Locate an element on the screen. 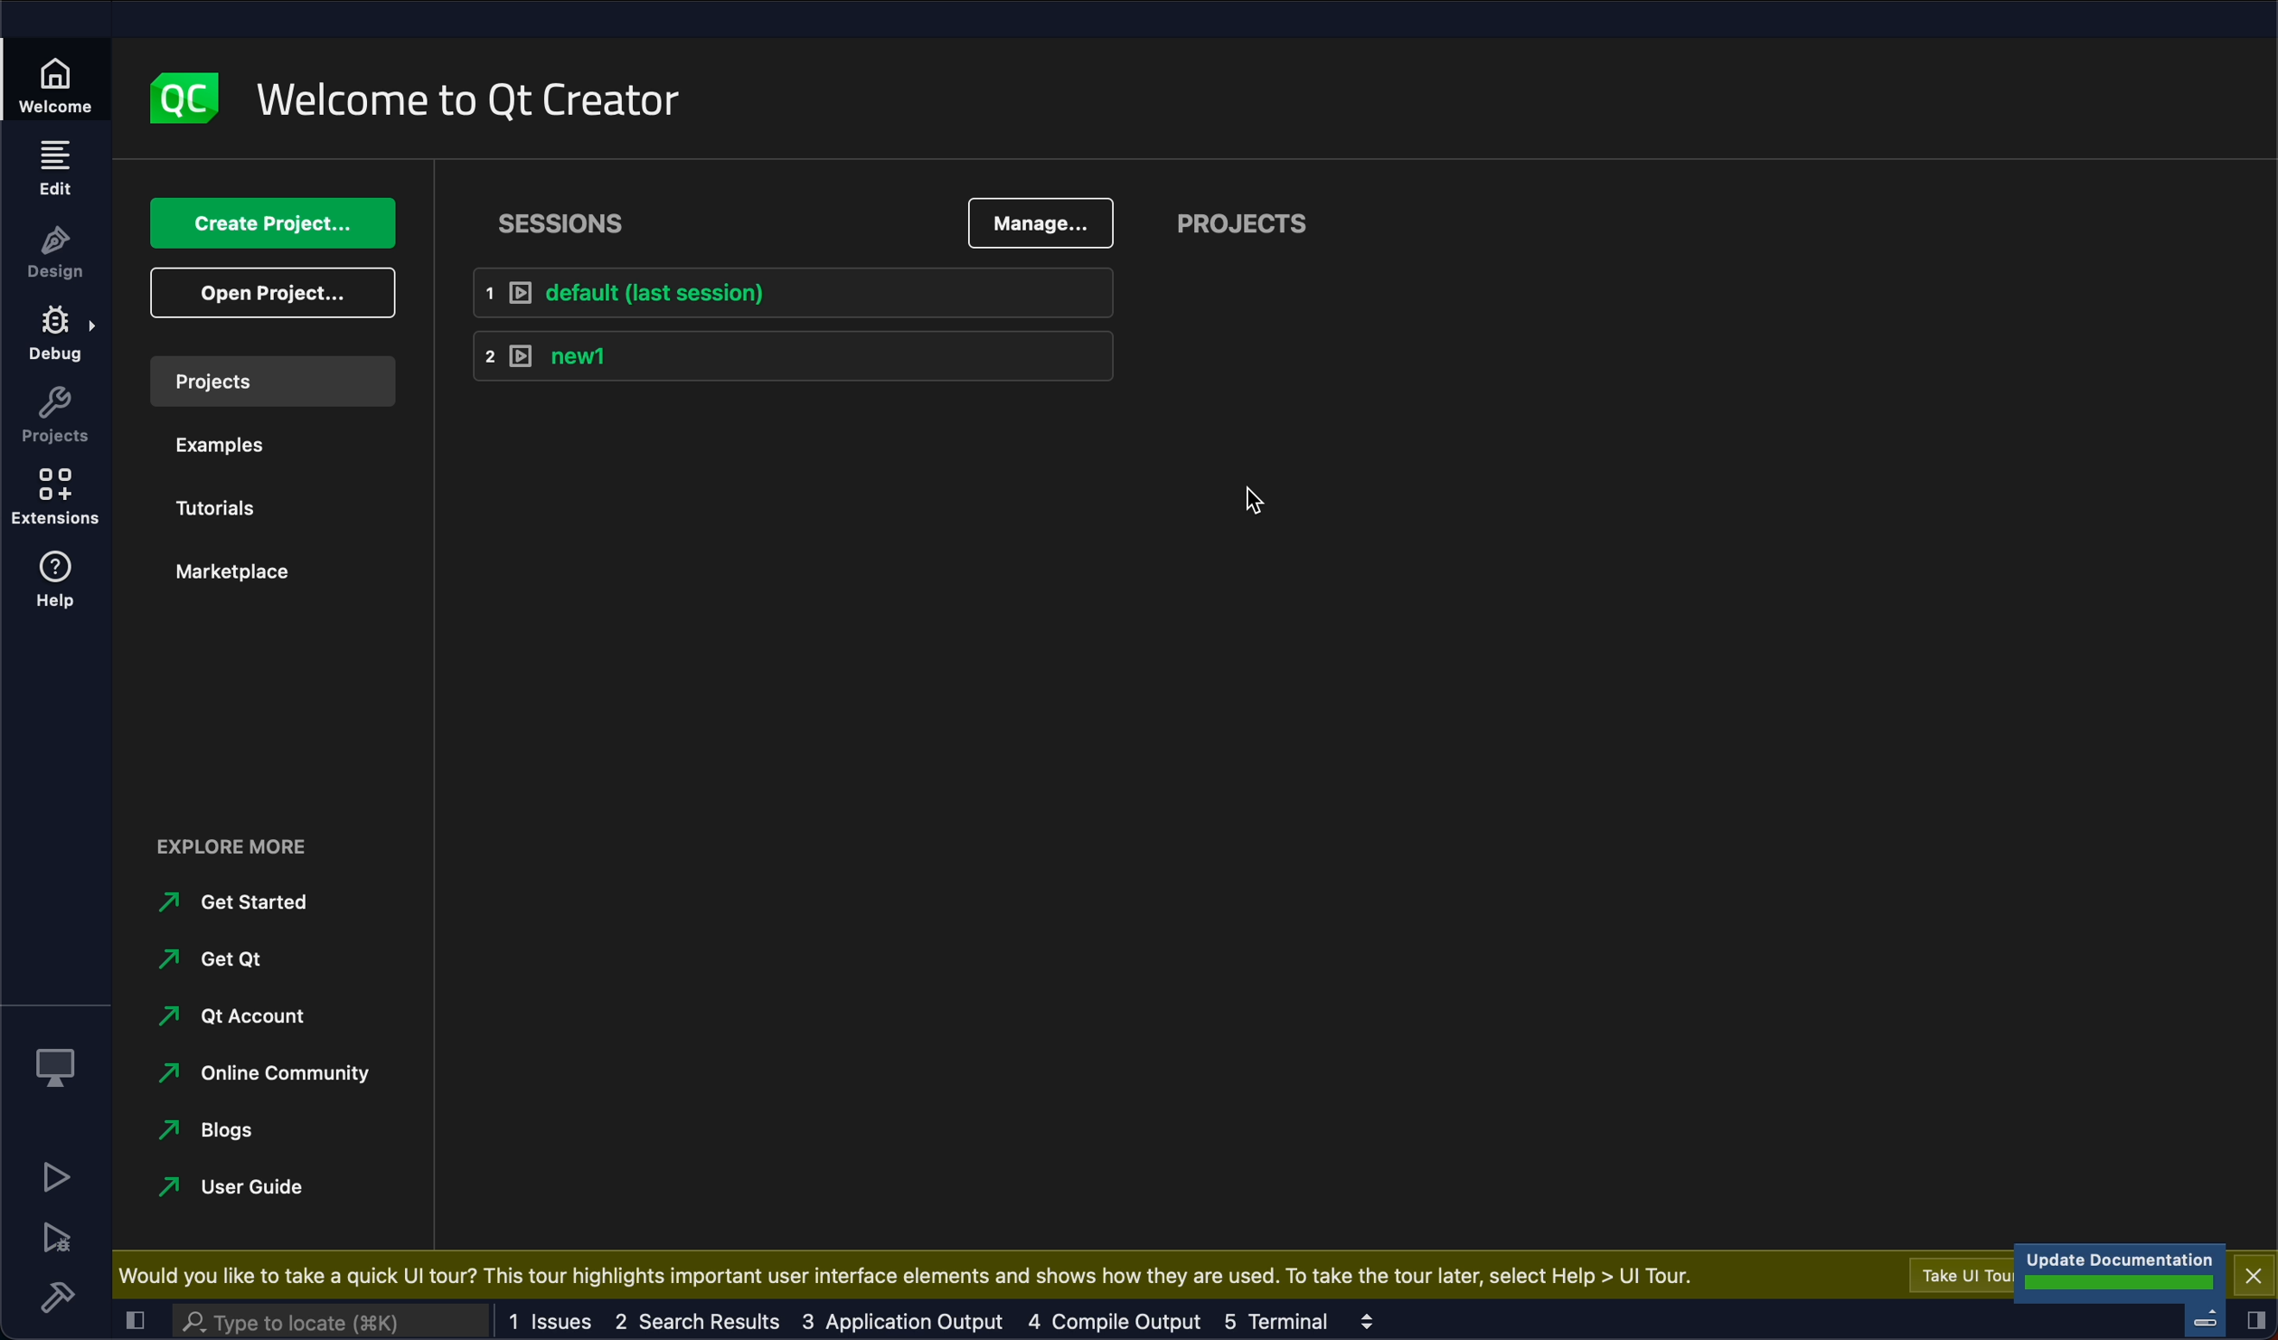 The image size is (2278, 1340). extensions is located at coordinates (56, 500).